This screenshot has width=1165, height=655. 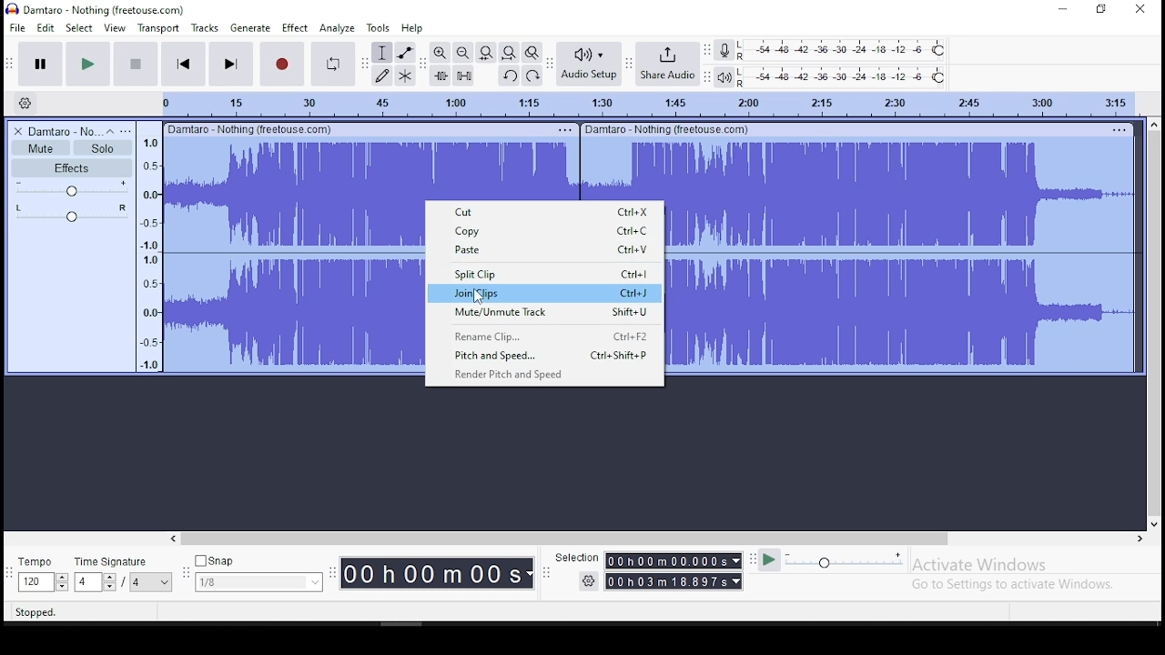 I want to click on record, so click(x=281, y=63).